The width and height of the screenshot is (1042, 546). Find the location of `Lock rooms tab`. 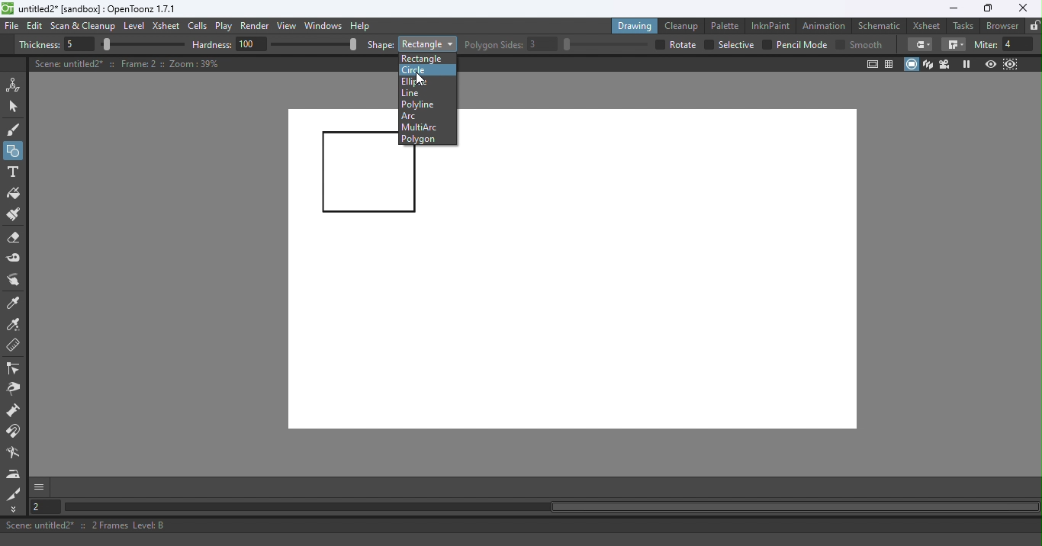

Lock rooms tab is located at coordinates (1034, 27).